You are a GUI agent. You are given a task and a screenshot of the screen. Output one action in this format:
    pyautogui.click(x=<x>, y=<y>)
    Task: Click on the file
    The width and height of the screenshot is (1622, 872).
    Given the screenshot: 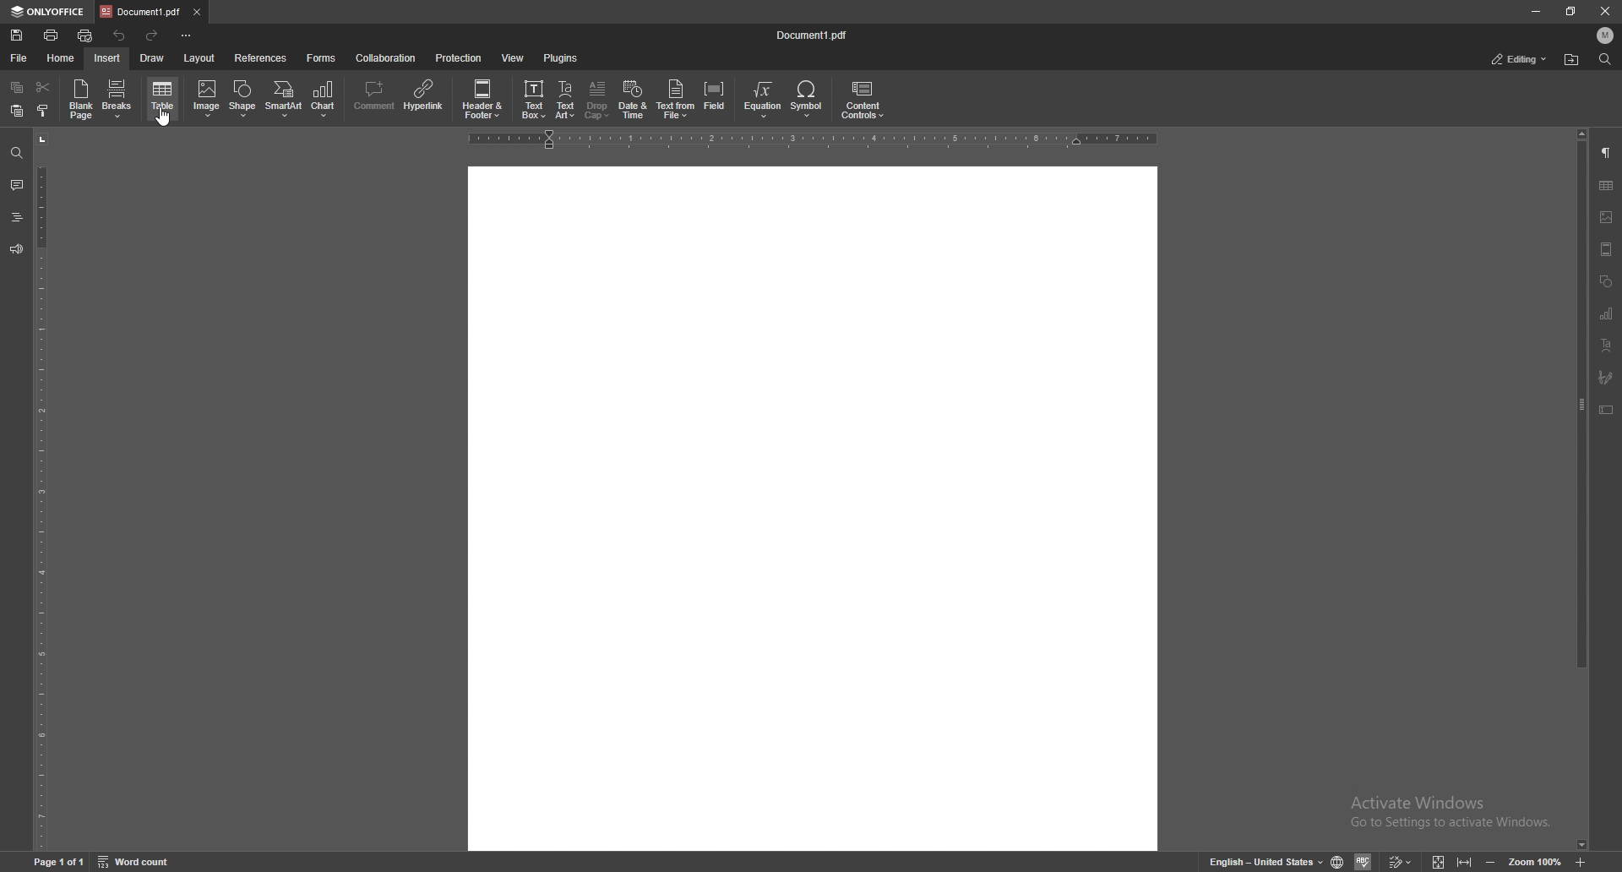 What is the action you would take?
    pyautogui.click(x=19, y=58)
    